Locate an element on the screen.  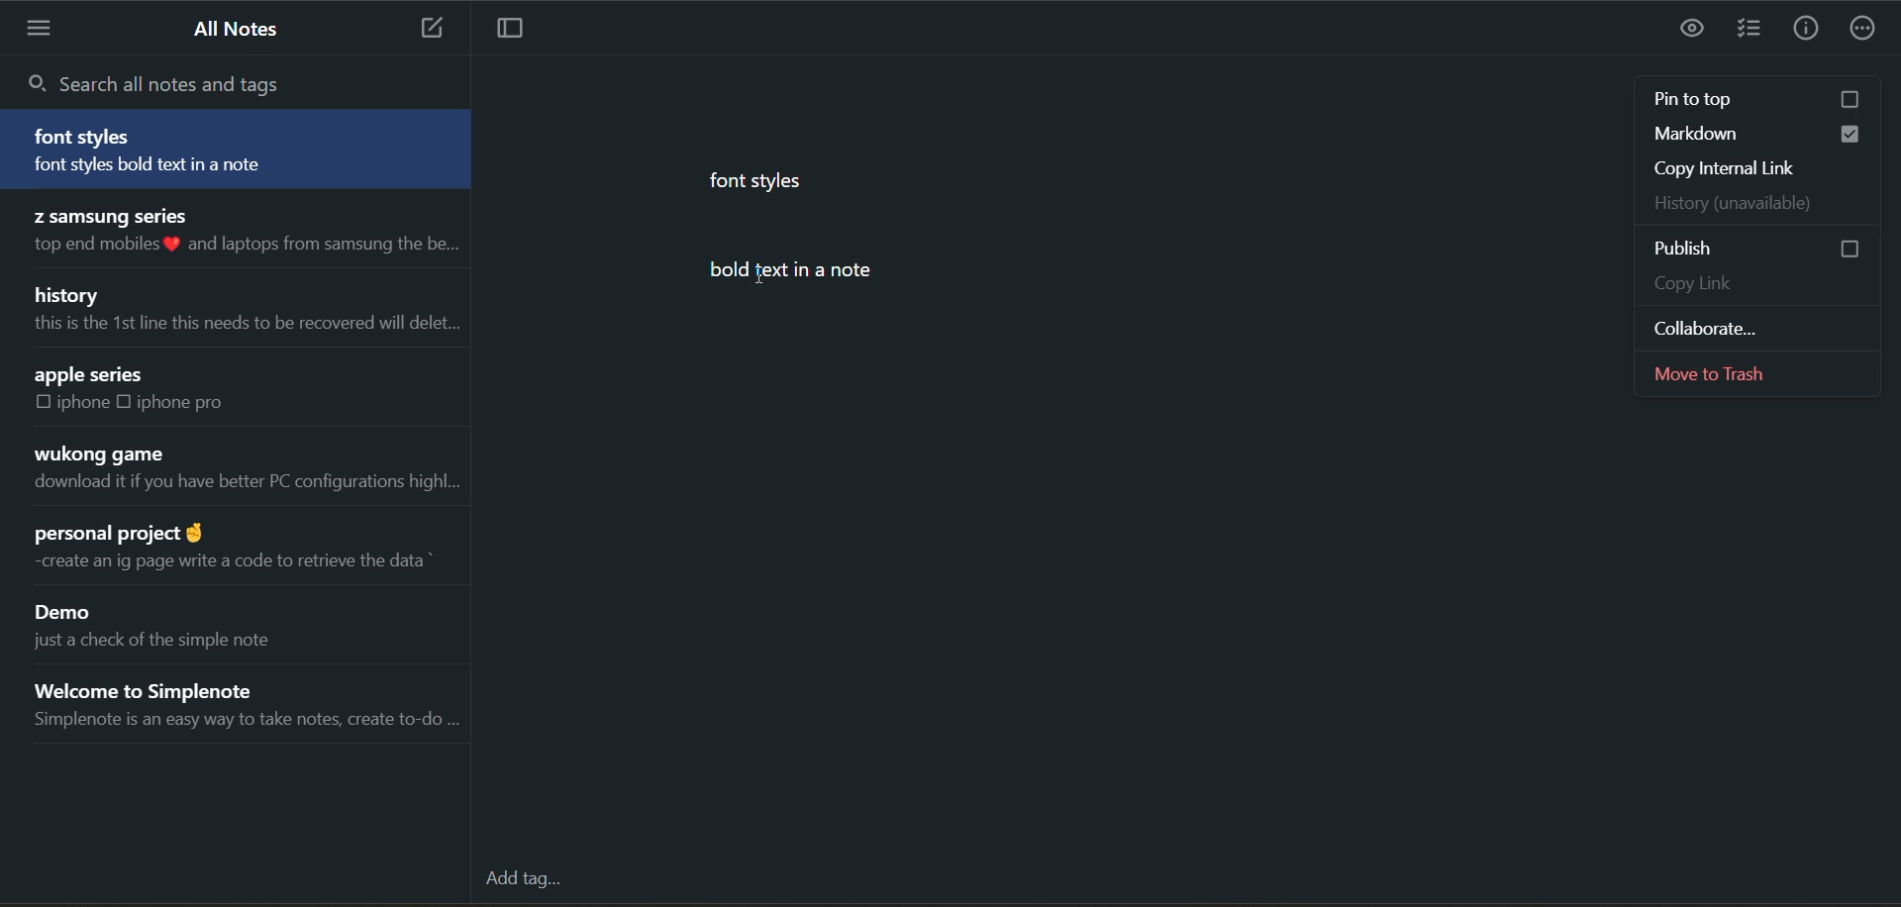
font styles is located at coordinates (87, 137).